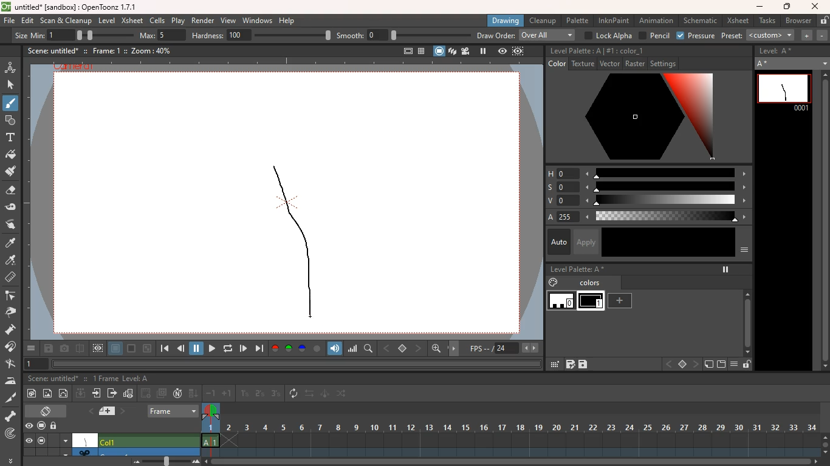 The width and height of the screenshot is (830, 466). I want to click on new page, so click(708, 365).